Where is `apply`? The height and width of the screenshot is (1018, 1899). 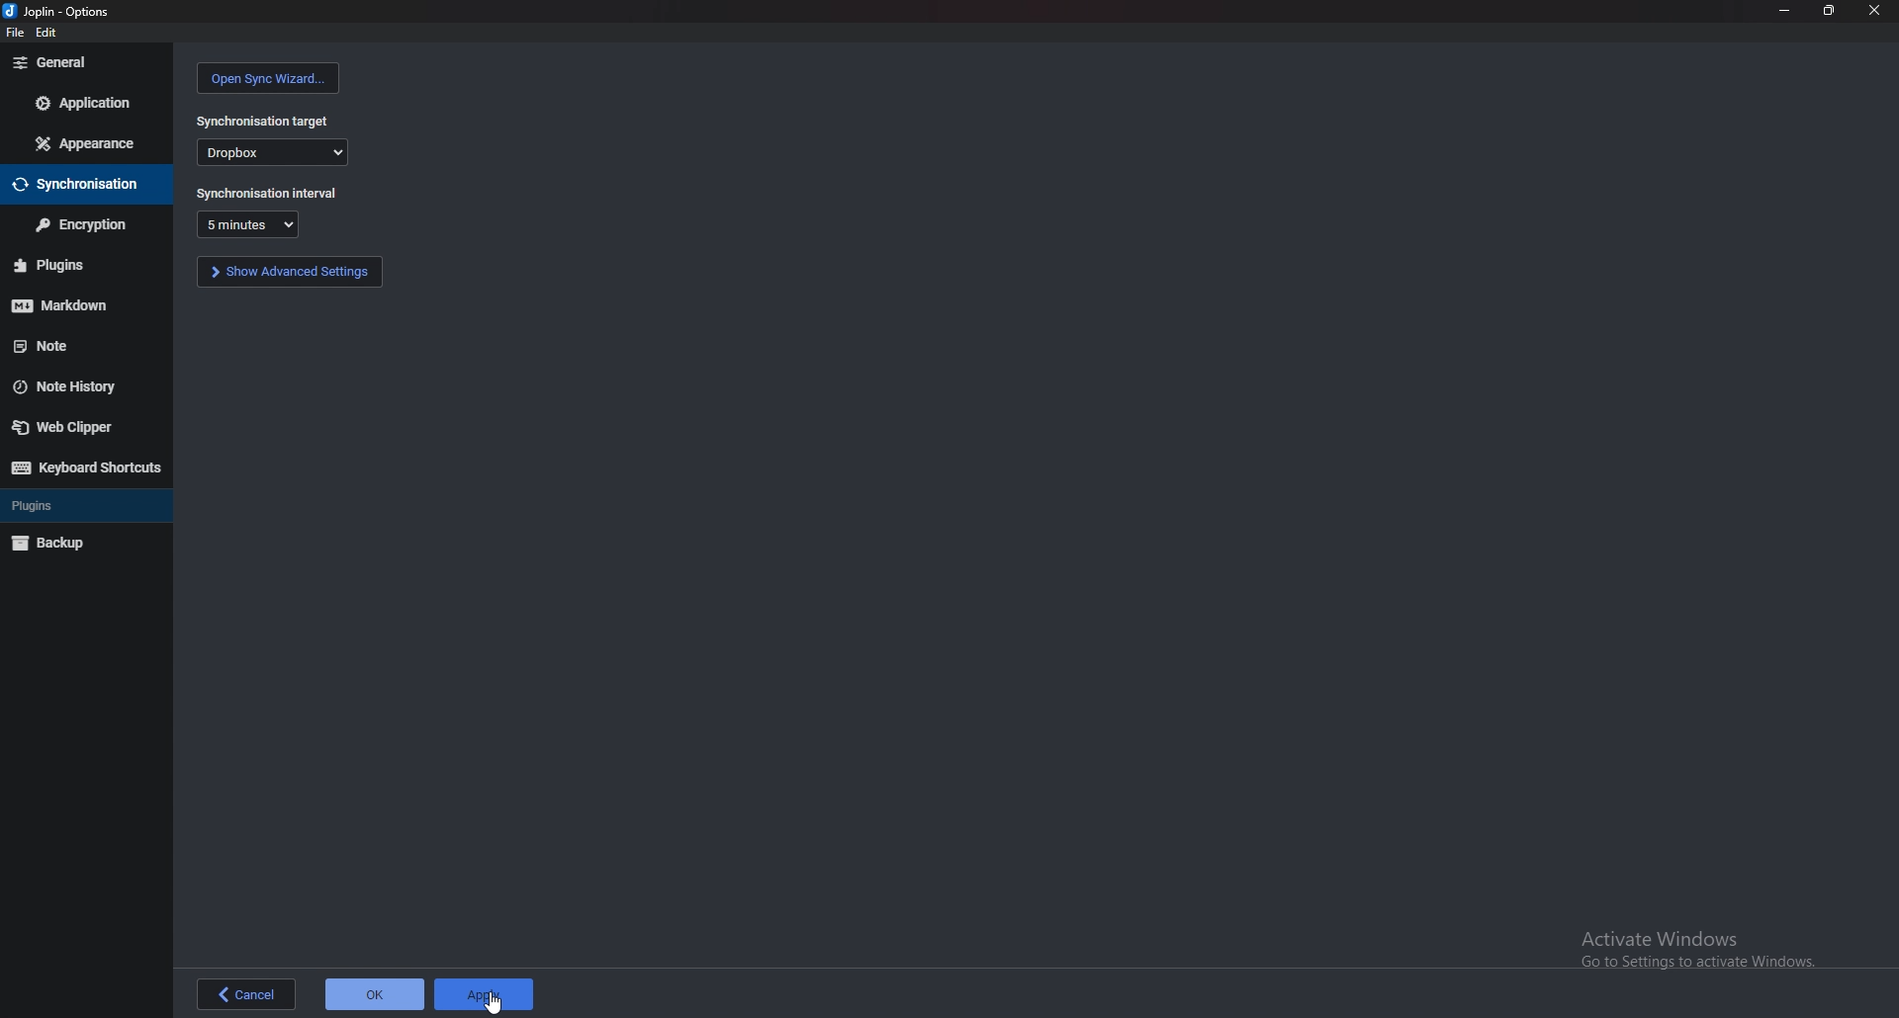
apply is located at coordinates (486, 995).